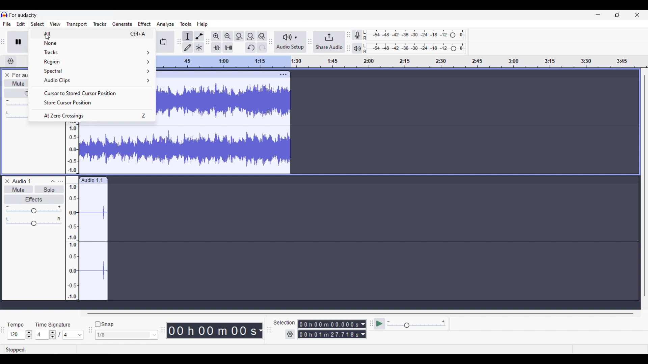  What do you see at coordinates (48, 37) in the screenshot?
I see `cursor` at bounding box center [48, 37].